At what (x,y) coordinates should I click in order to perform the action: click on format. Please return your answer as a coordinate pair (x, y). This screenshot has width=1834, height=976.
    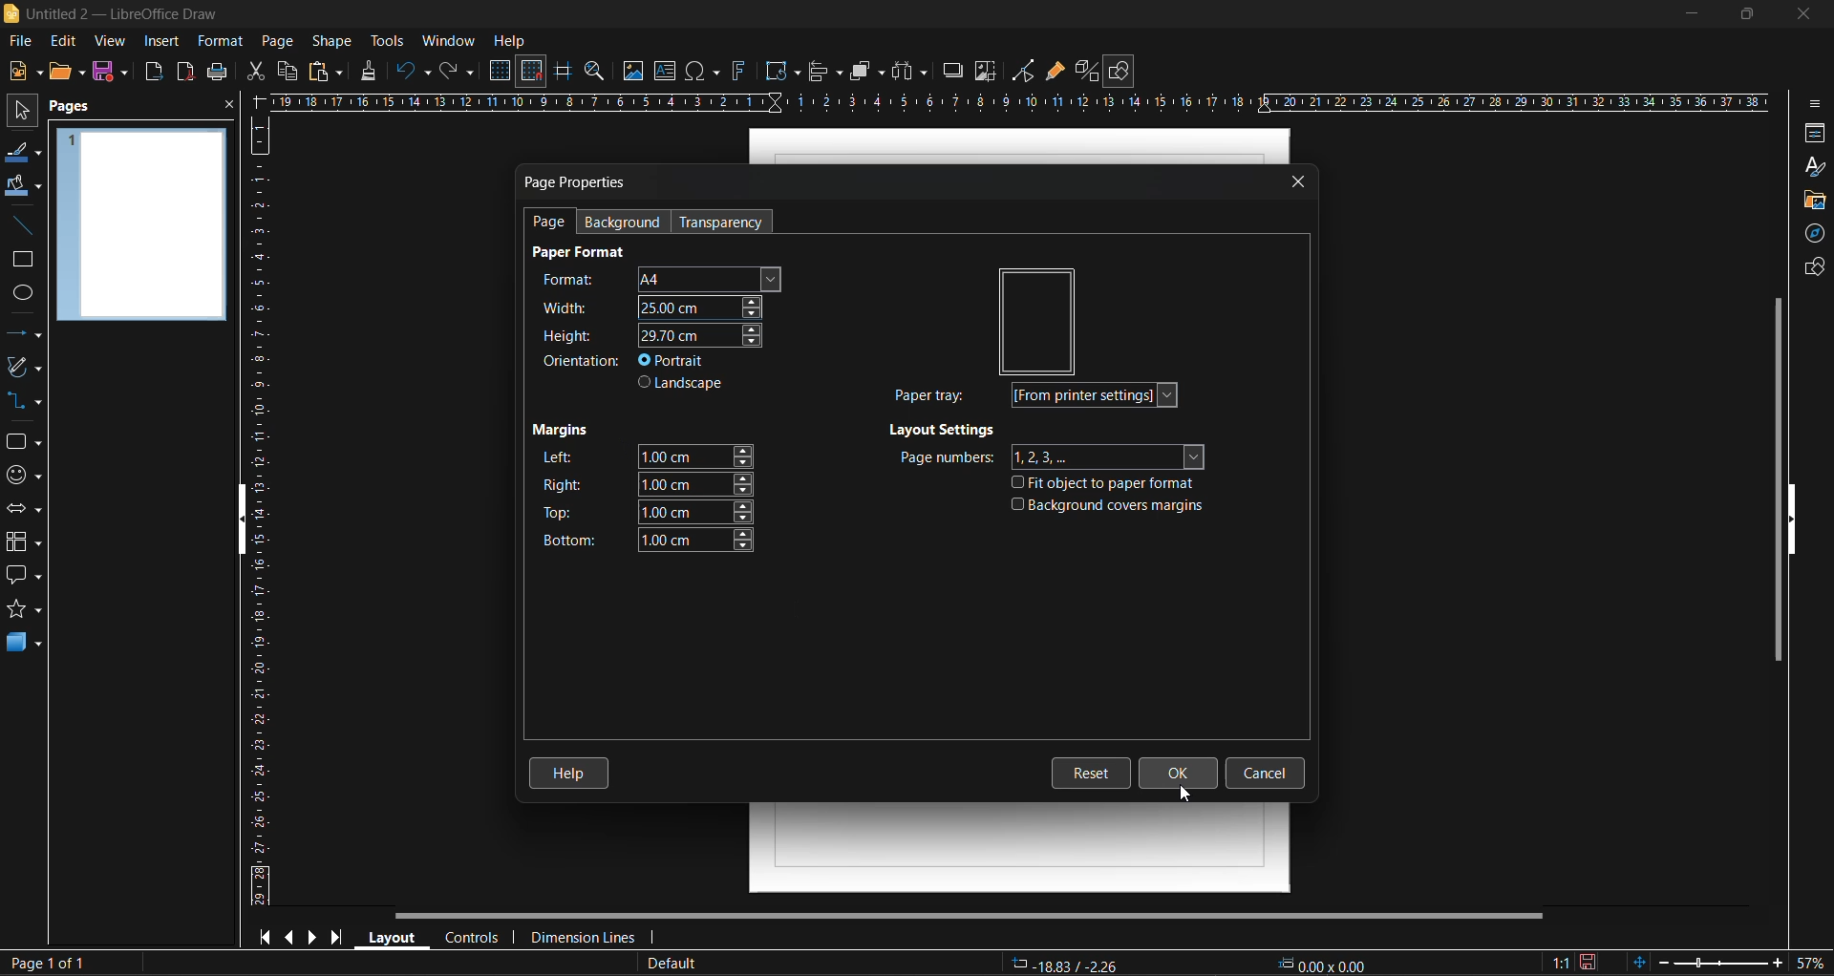
    Looking at the image, I should click on (218, 40).